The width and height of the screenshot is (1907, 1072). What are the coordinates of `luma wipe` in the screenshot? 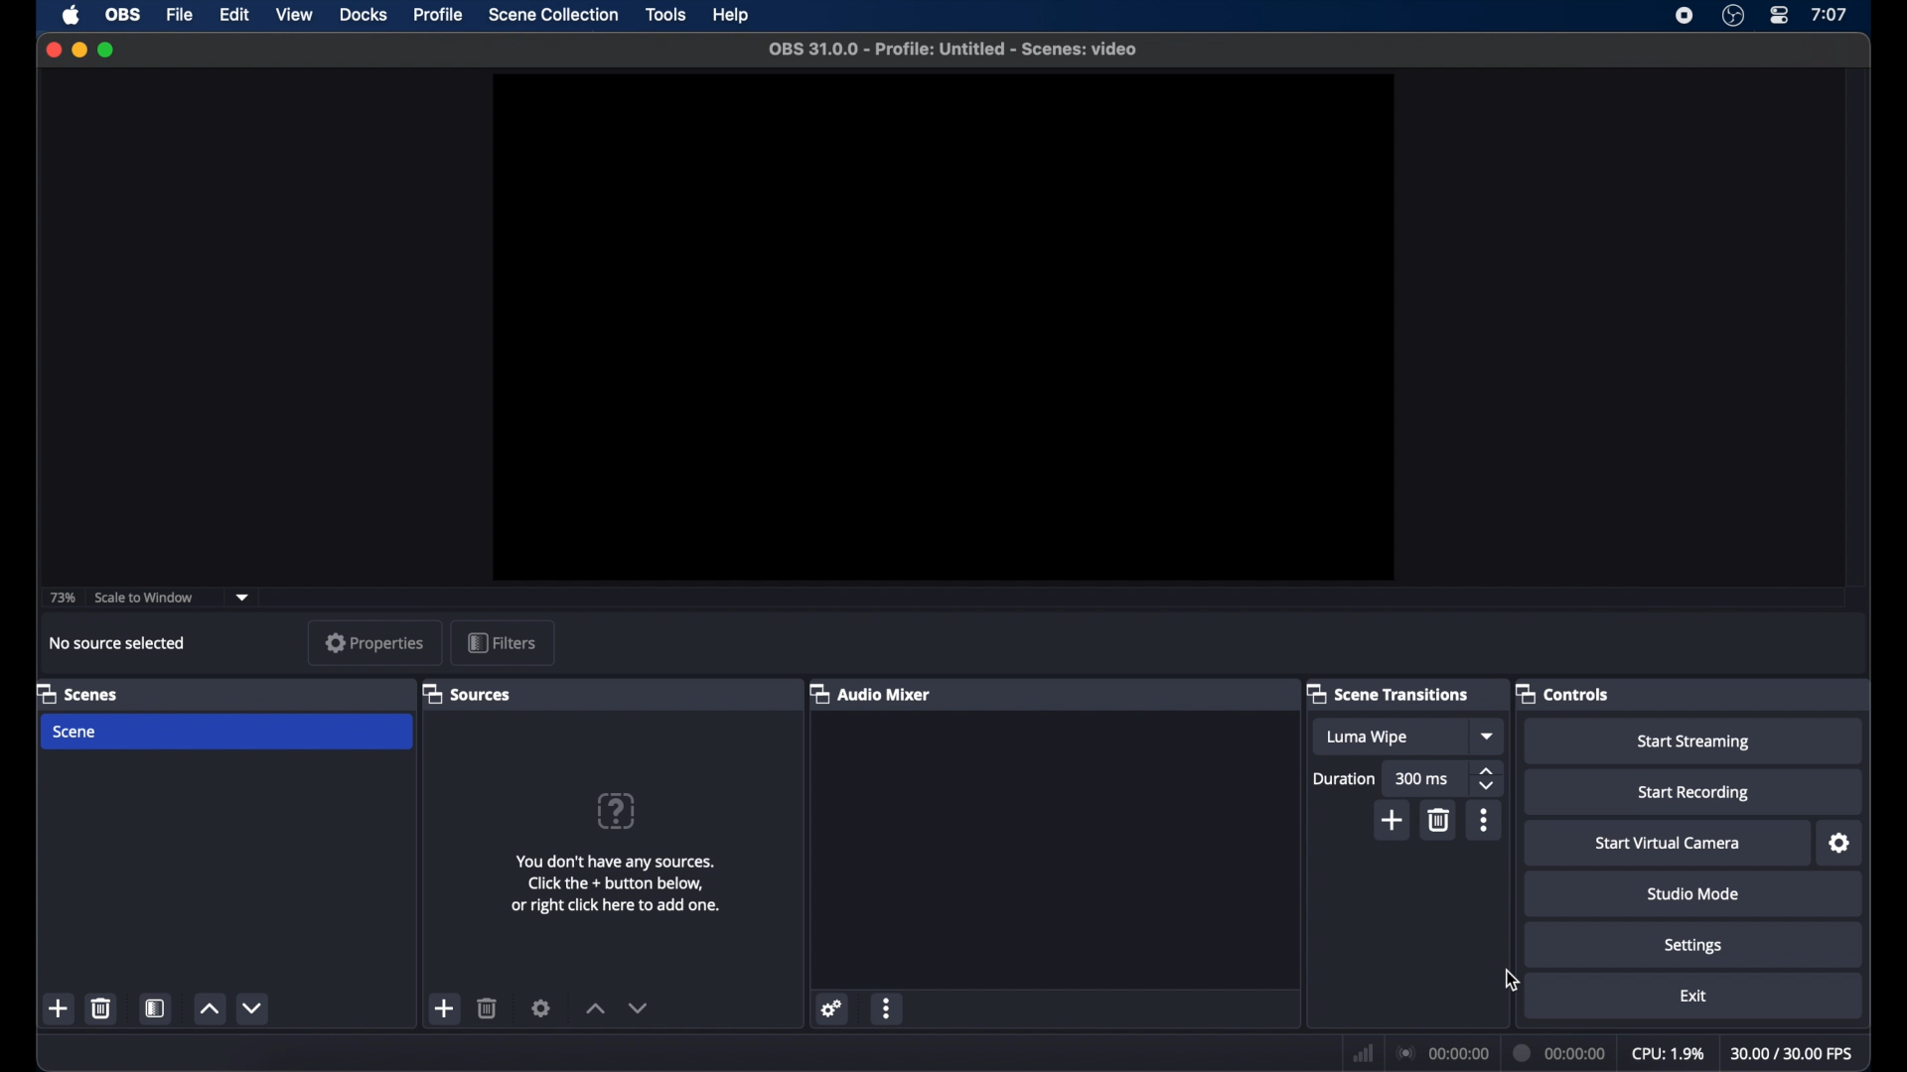 It's located at (1367, 737).